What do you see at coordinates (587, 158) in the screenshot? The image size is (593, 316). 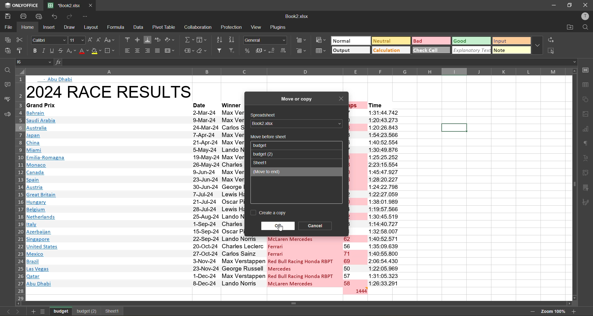 I see `text` at bounding box center [587, 158].